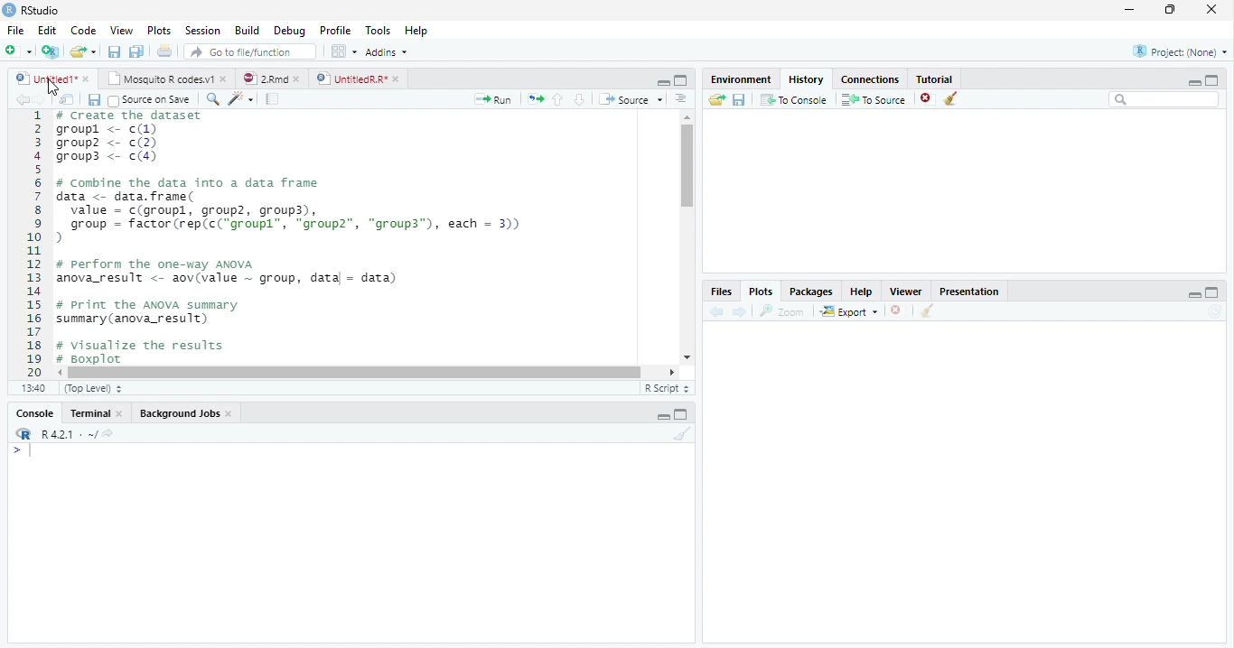  What do you see at coordinates (326, 237) in the screenshot?
I see `# Create the dataset groupl <- c(1)groupz <- c(2)groups <- c(4)# Conbine the data into a data framedata <- data. frame(value = c(groupl, group2, group3),group = factor (rep(c("groupl”, "group", "group3”), each = 3)))# perform the one-way ANOVAanova_result <- aov(value ~ group, datal - data)# Print the ANOVA summarysummary (anova_result)+ visualize the results4 Boxplot` at bounding box center [326, 237].